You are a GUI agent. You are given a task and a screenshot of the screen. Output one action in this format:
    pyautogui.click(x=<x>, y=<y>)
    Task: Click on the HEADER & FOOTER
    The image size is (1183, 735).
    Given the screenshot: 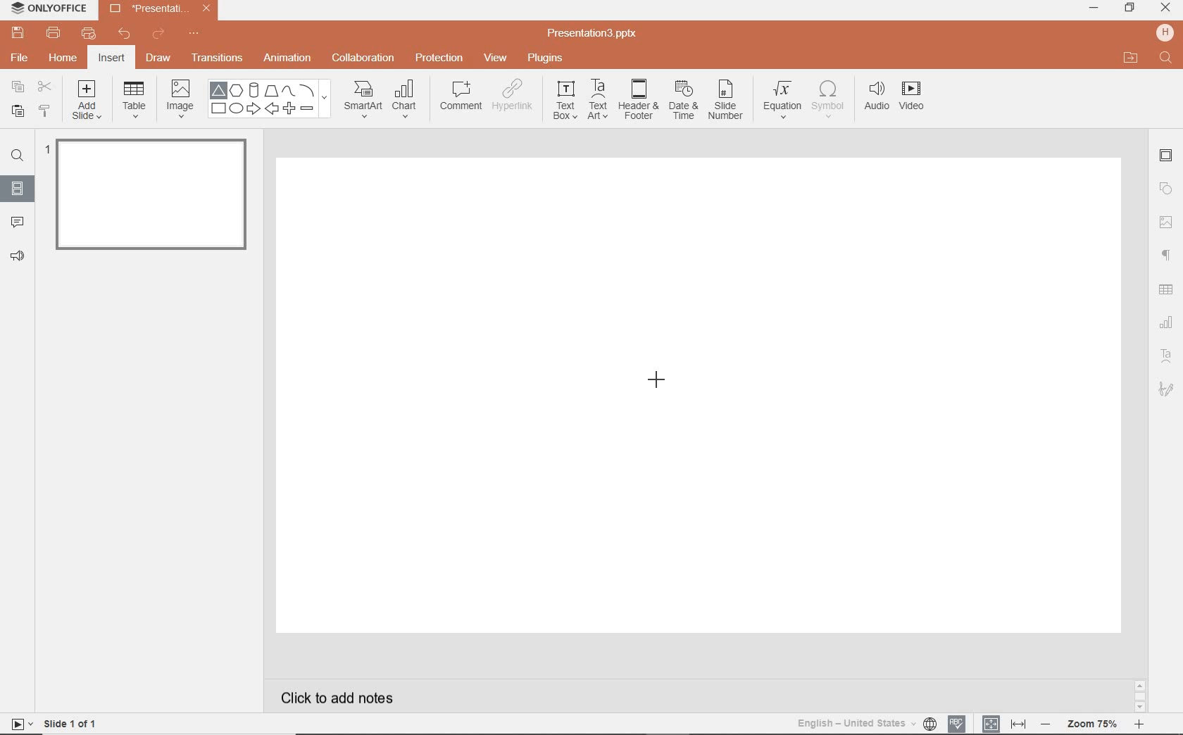 What is the action you would take?
    pyautogui.click(x=637, y=99)
    